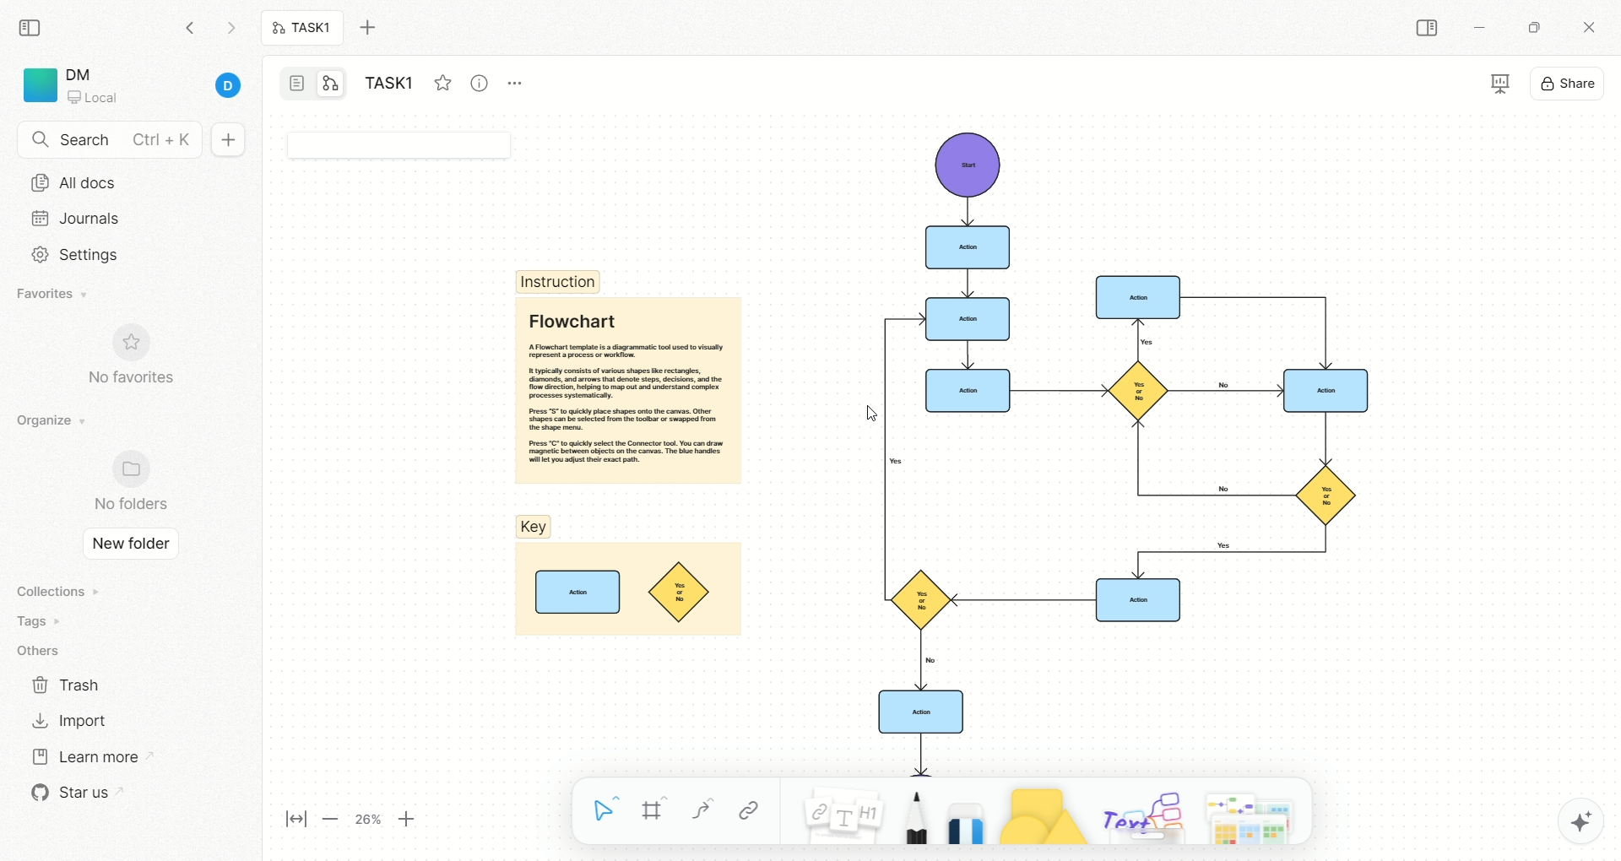  Describe the element at coordinates (1255, 815) in the screenshot. I see `Templates` at that location.